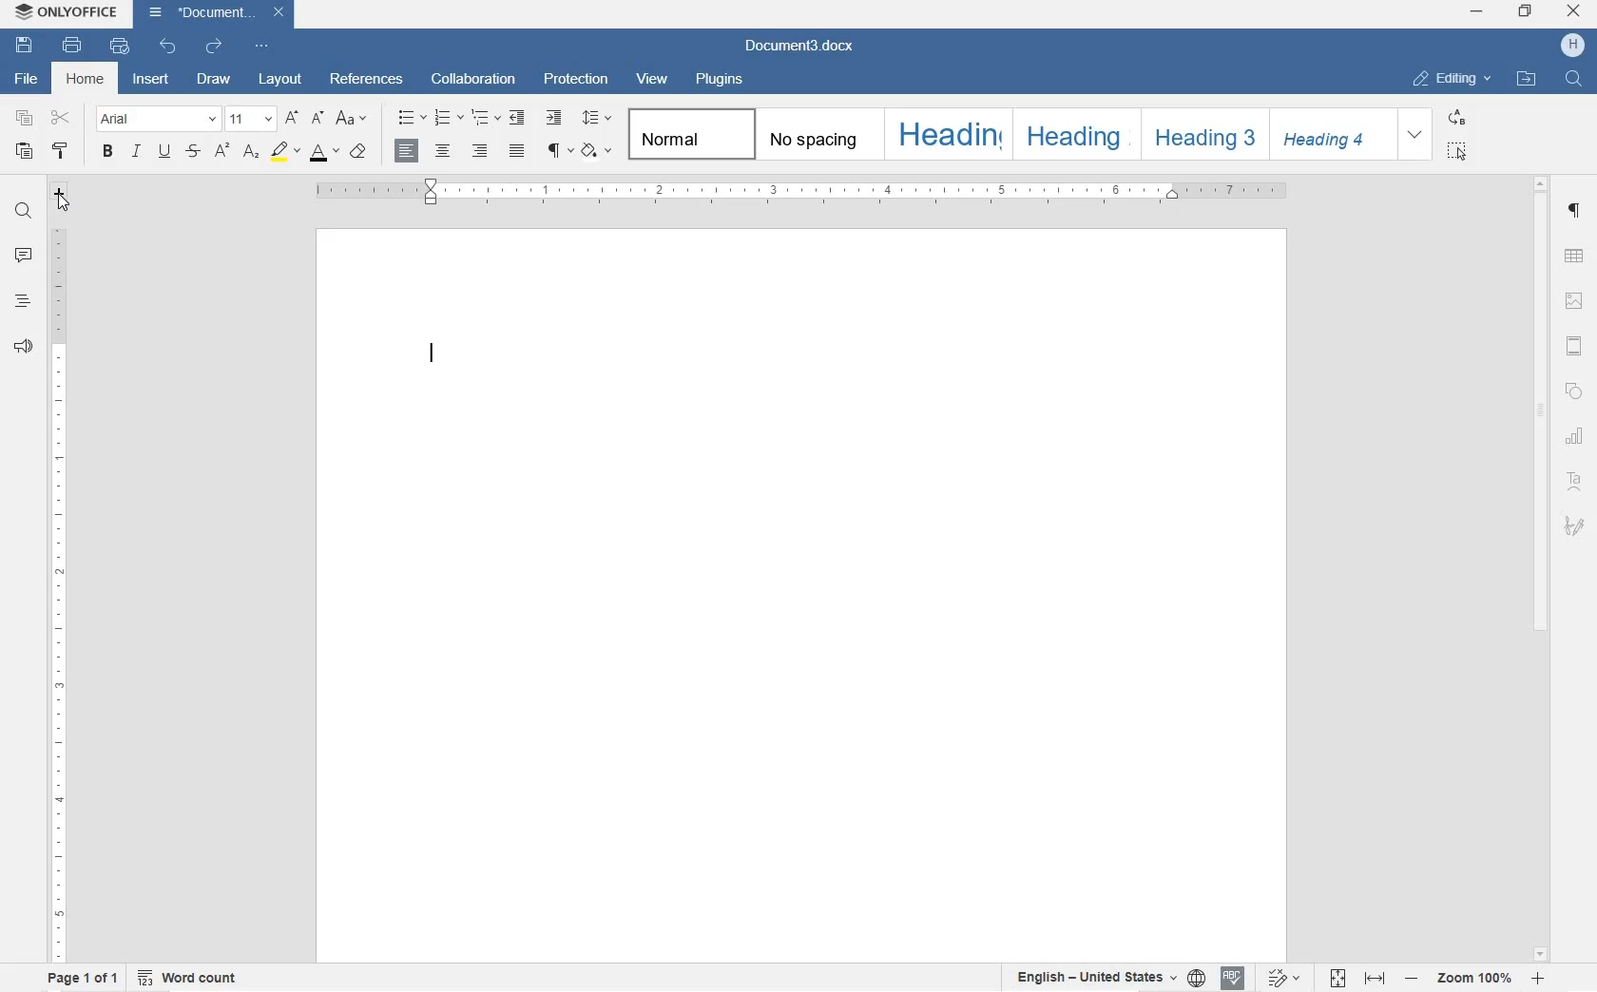  I want to click on SHADING, so click(597, 150).